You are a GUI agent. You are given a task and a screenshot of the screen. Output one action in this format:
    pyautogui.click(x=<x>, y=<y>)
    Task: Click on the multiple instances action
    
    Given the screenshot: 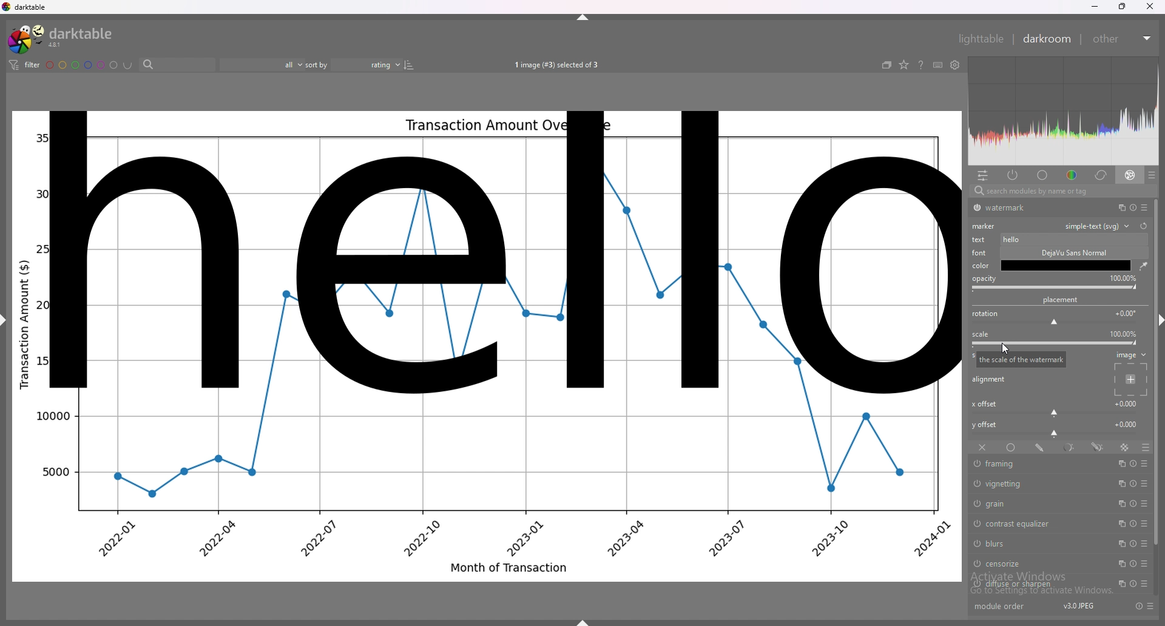 What is the action you would take?
    pyautogui.click(x=1120, y=524)
    